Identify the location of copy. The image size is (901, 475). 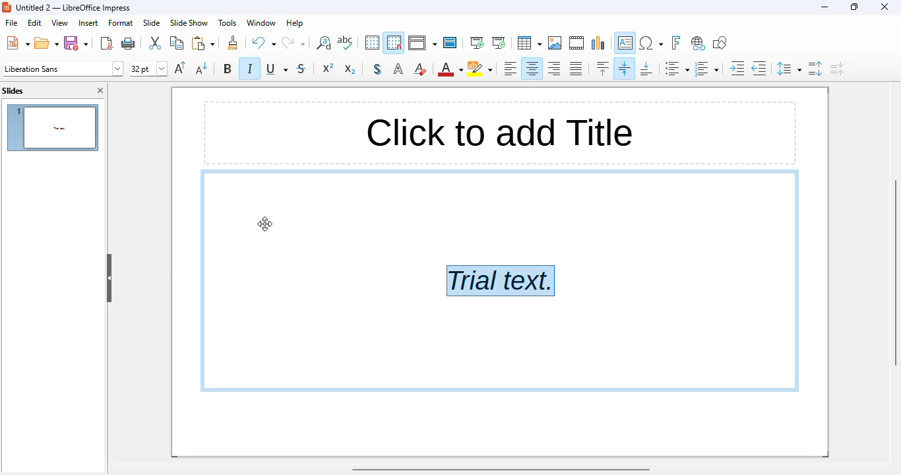
(177, 43).